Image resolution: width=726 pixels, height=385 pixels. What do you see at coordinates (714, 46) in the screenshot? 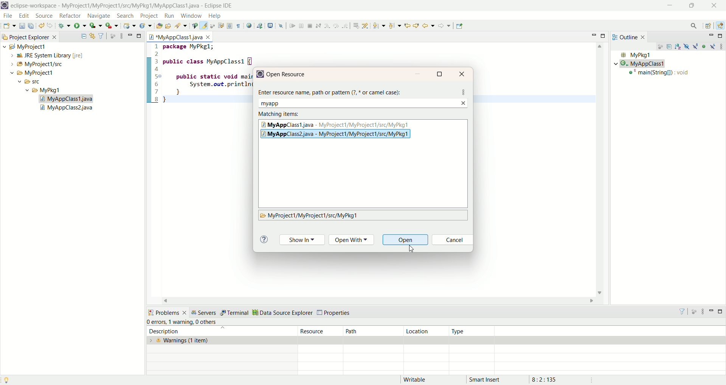
I see `hide local type` at bounding box center [714, 46].